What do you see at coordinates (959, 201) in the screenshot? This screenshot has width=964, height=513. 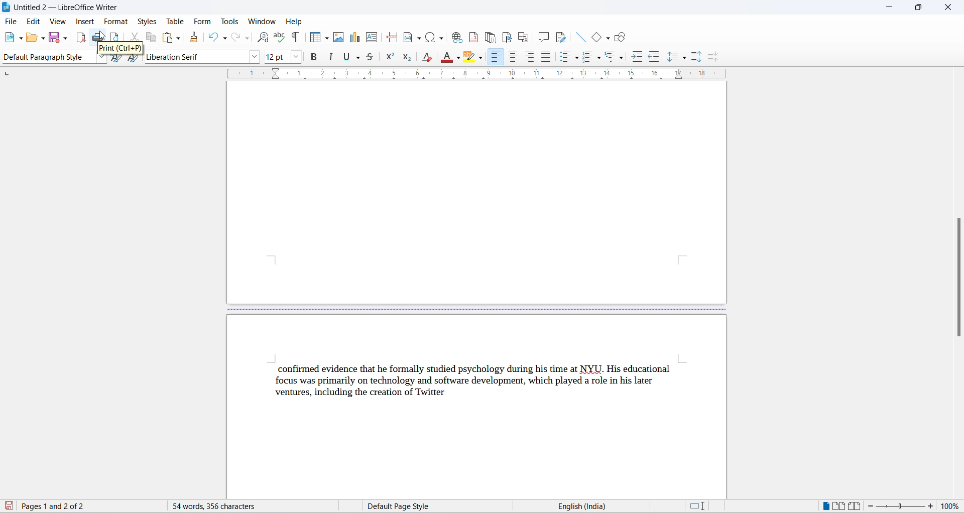 I see `vertical scroll bar` at bounding box center [959, 201].